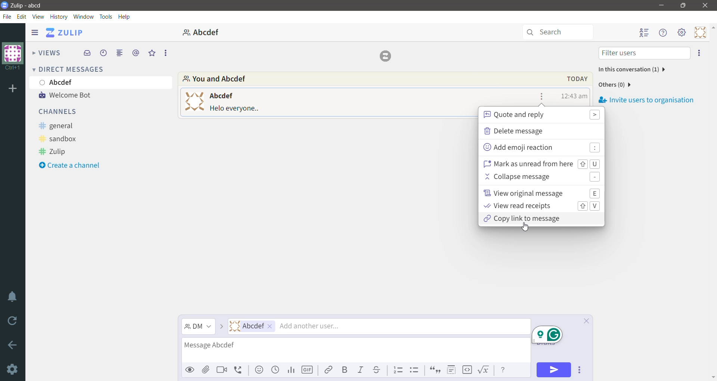  What do you see at coordinates (543, 114) in the screenshot?
I see `Quote and reply` at bounding box center [543, 114].